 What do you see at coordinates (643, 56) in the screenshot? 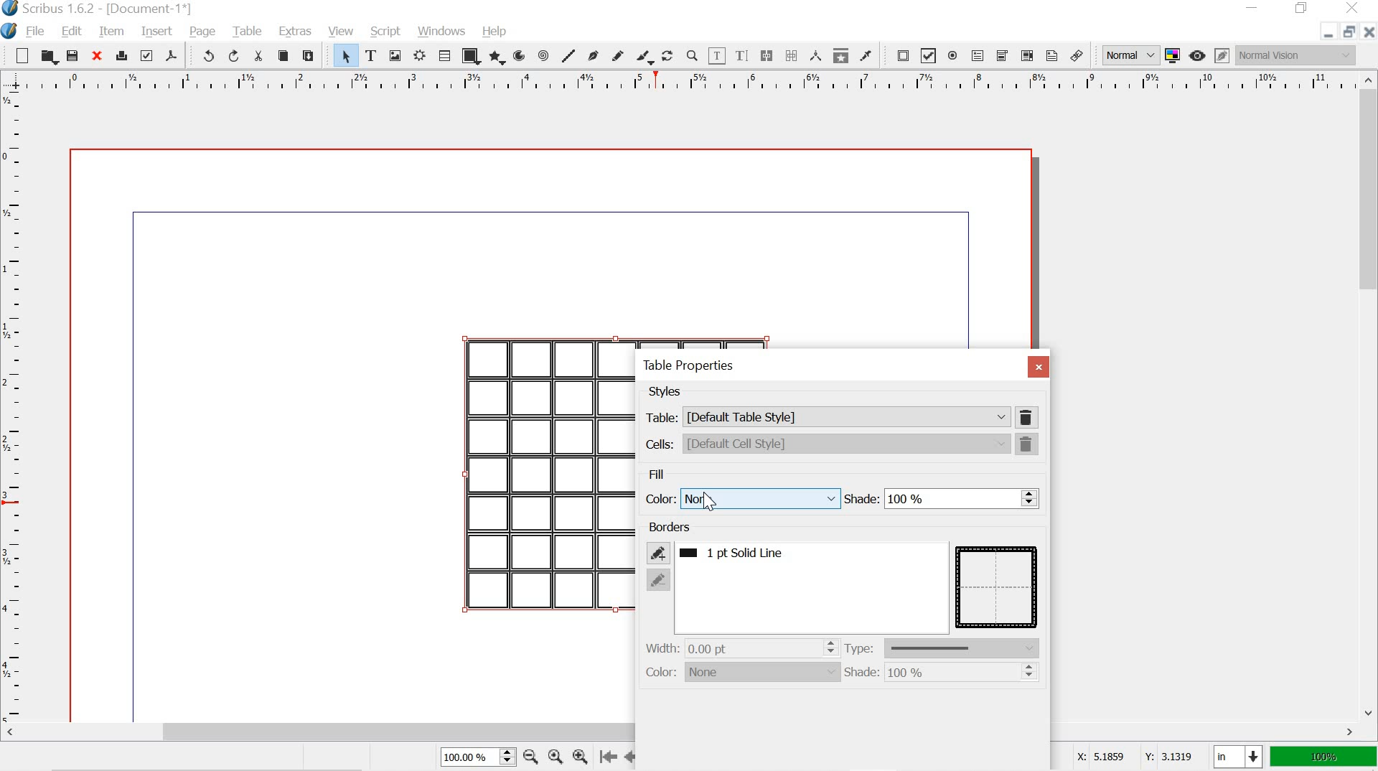
I see `calligraphic line` at bounding box center [643, 56].